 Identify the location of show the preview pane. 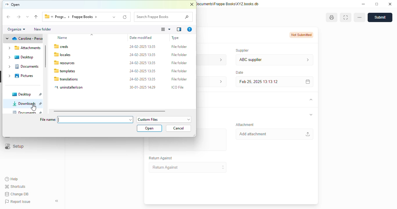
(179, 29).